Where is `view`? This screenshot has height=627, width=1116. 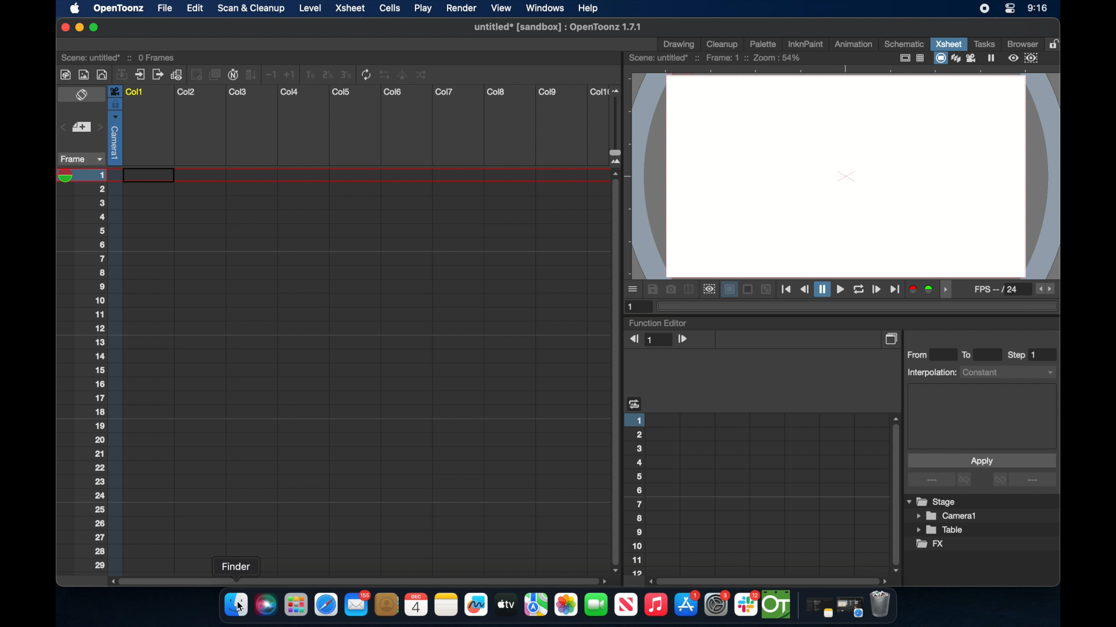
view is located at coordinates (499, 8).